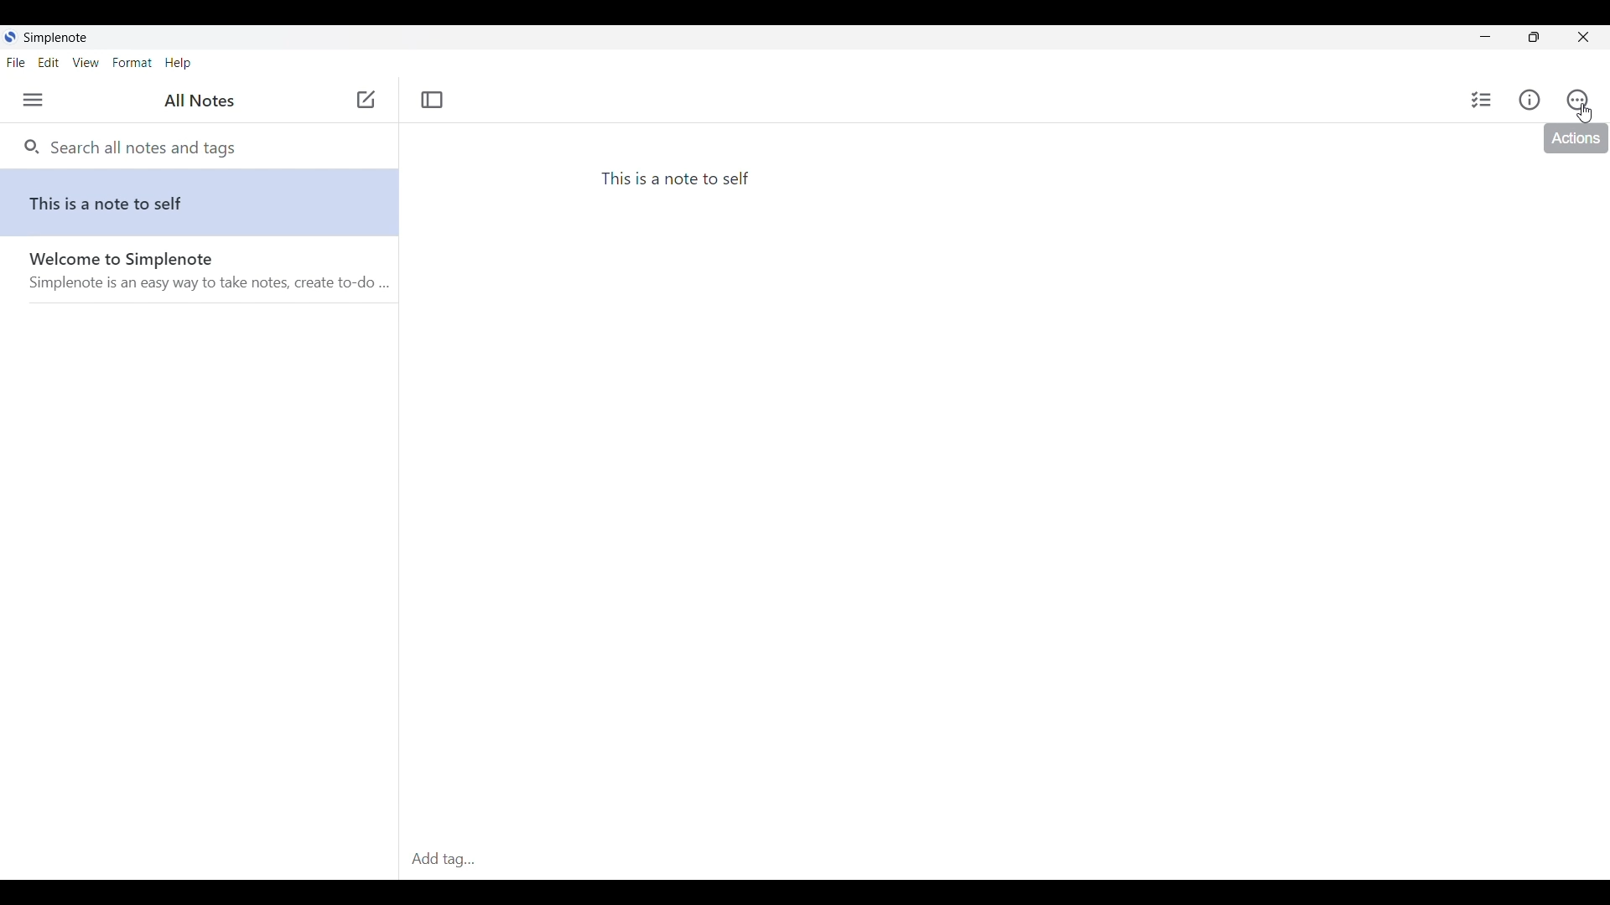 This screenshot has height=905, width=1610. What do you see at coordinates (1486, 37) in the screenshot?
I see `Minimize` at bounding box center [1486, 37].